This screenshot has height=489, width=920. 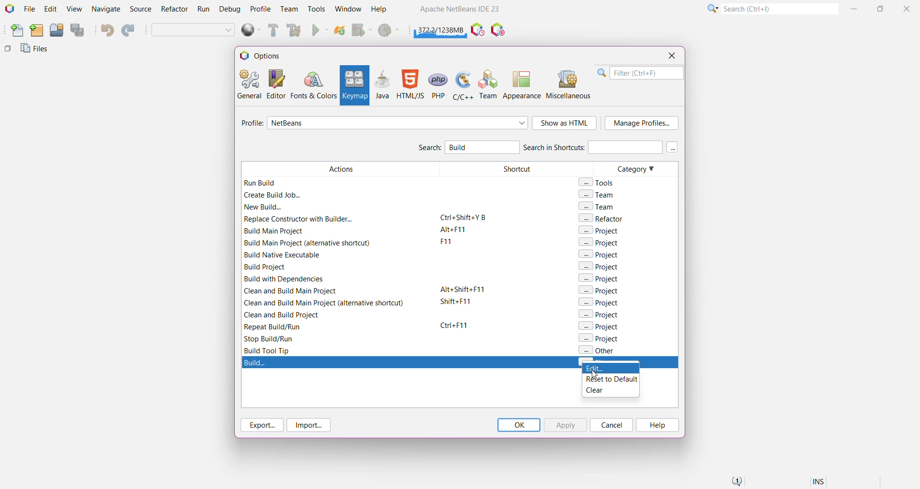 What do you see at coordinates (229, 10) in the screenshot?
I see `Debug ` at bounding box center [229, 10].